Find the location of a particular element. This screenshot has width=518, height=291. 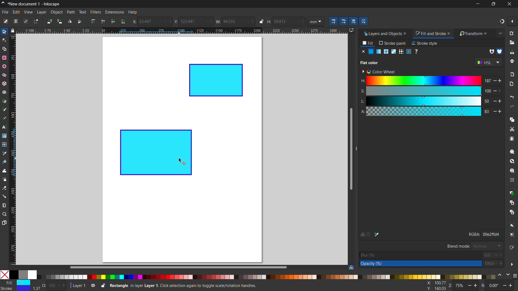

out of gamut is located at coordinates (369, 235).